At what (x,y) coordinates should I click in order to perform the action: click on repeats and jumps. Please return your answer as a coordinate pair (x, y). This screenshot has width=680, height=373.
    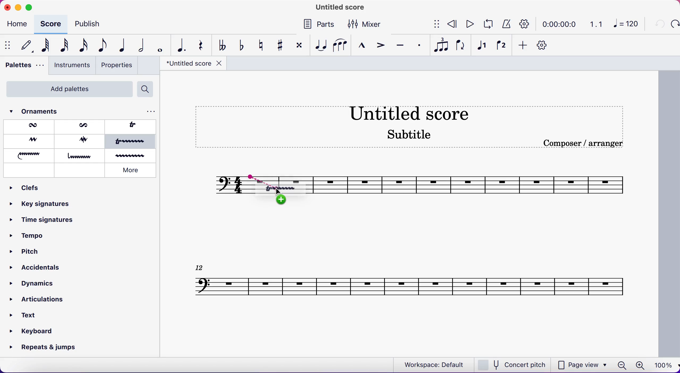
    Looking at the image, I should click on (44, 348).